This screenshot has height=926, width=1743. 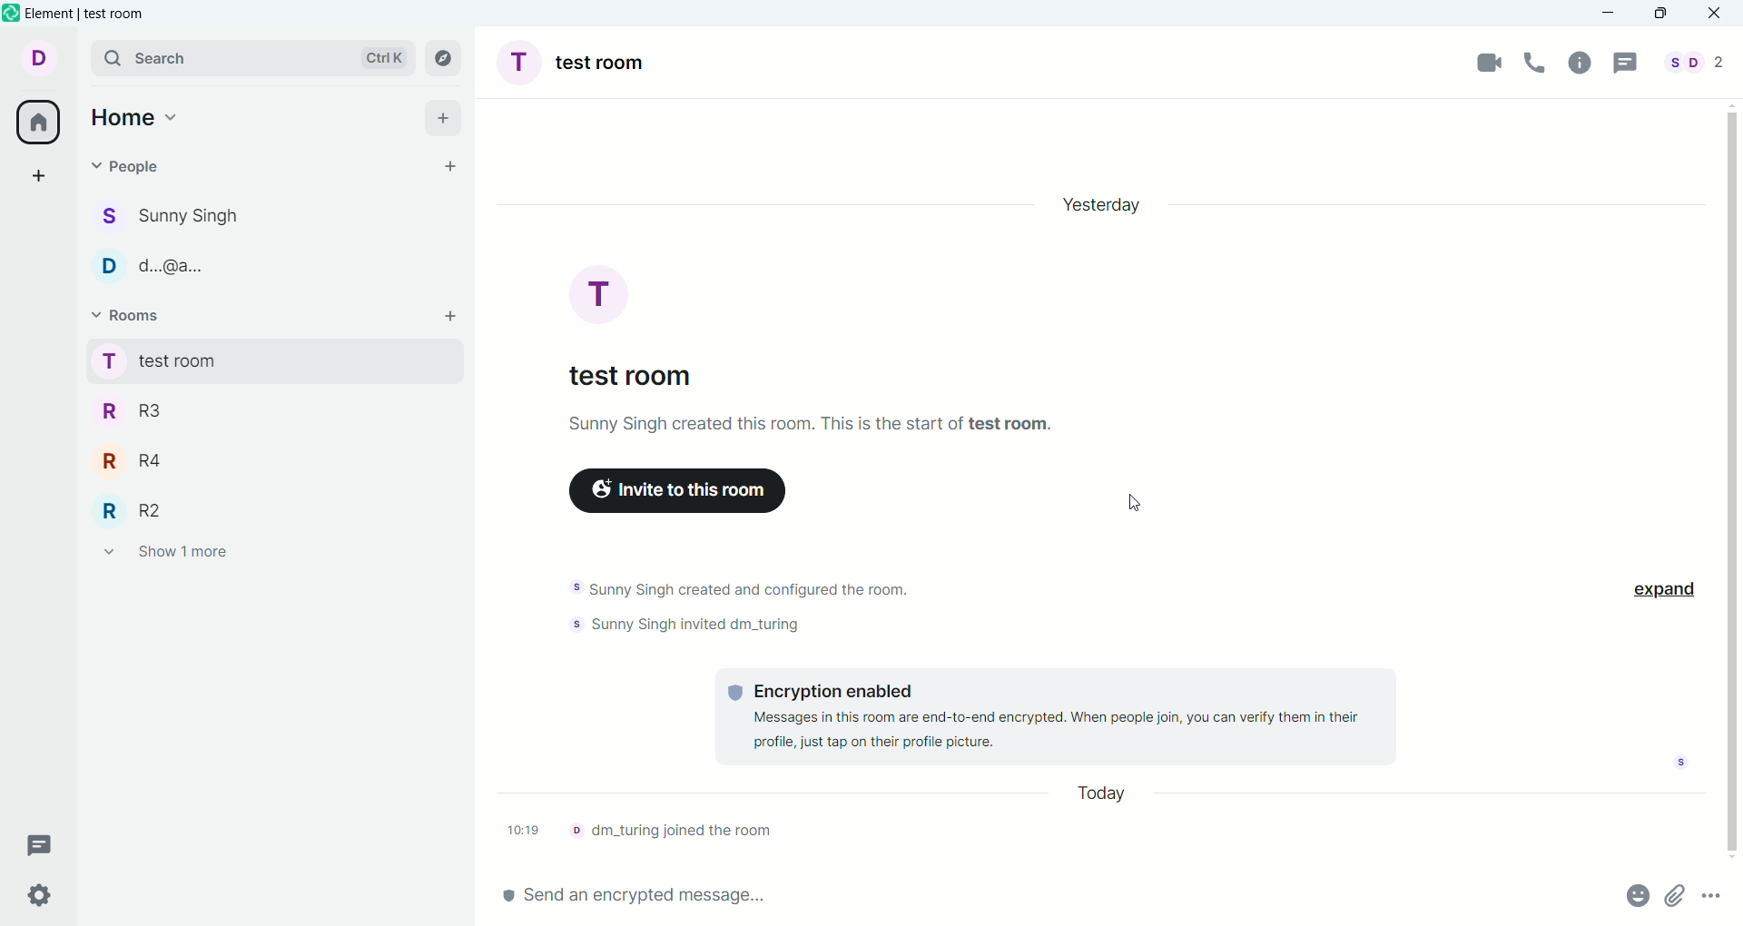 I want to click on text, so click(x=729, y=606).